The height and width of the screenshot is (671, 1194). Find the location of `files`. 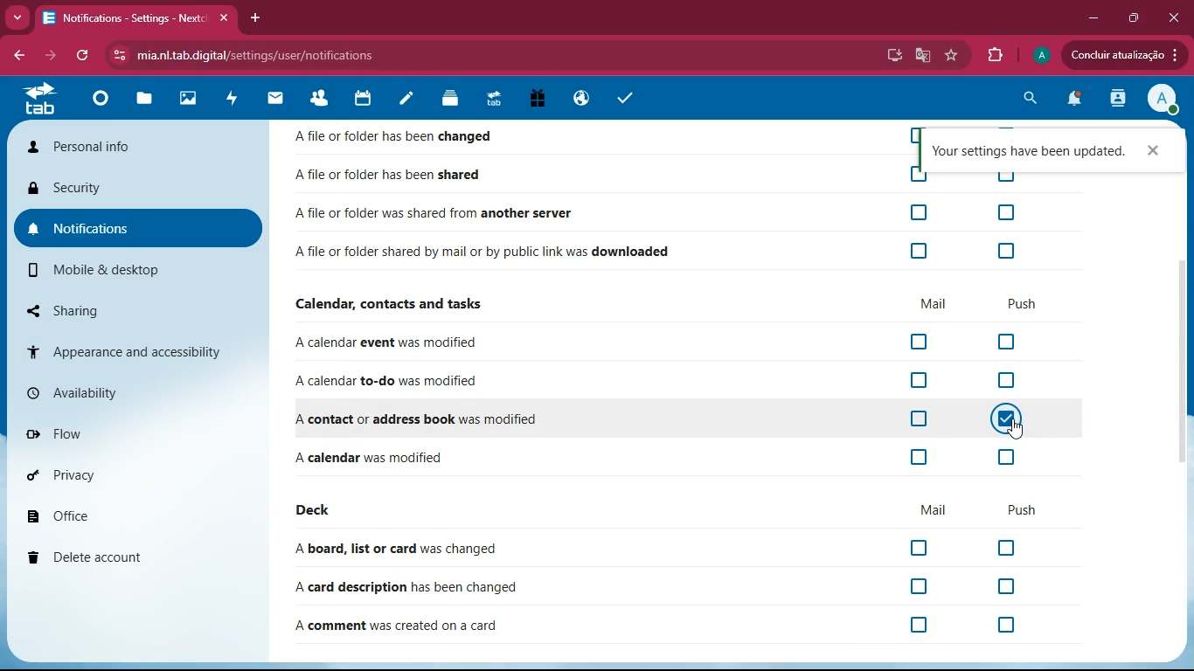

files is located at coordinates (146, 100).